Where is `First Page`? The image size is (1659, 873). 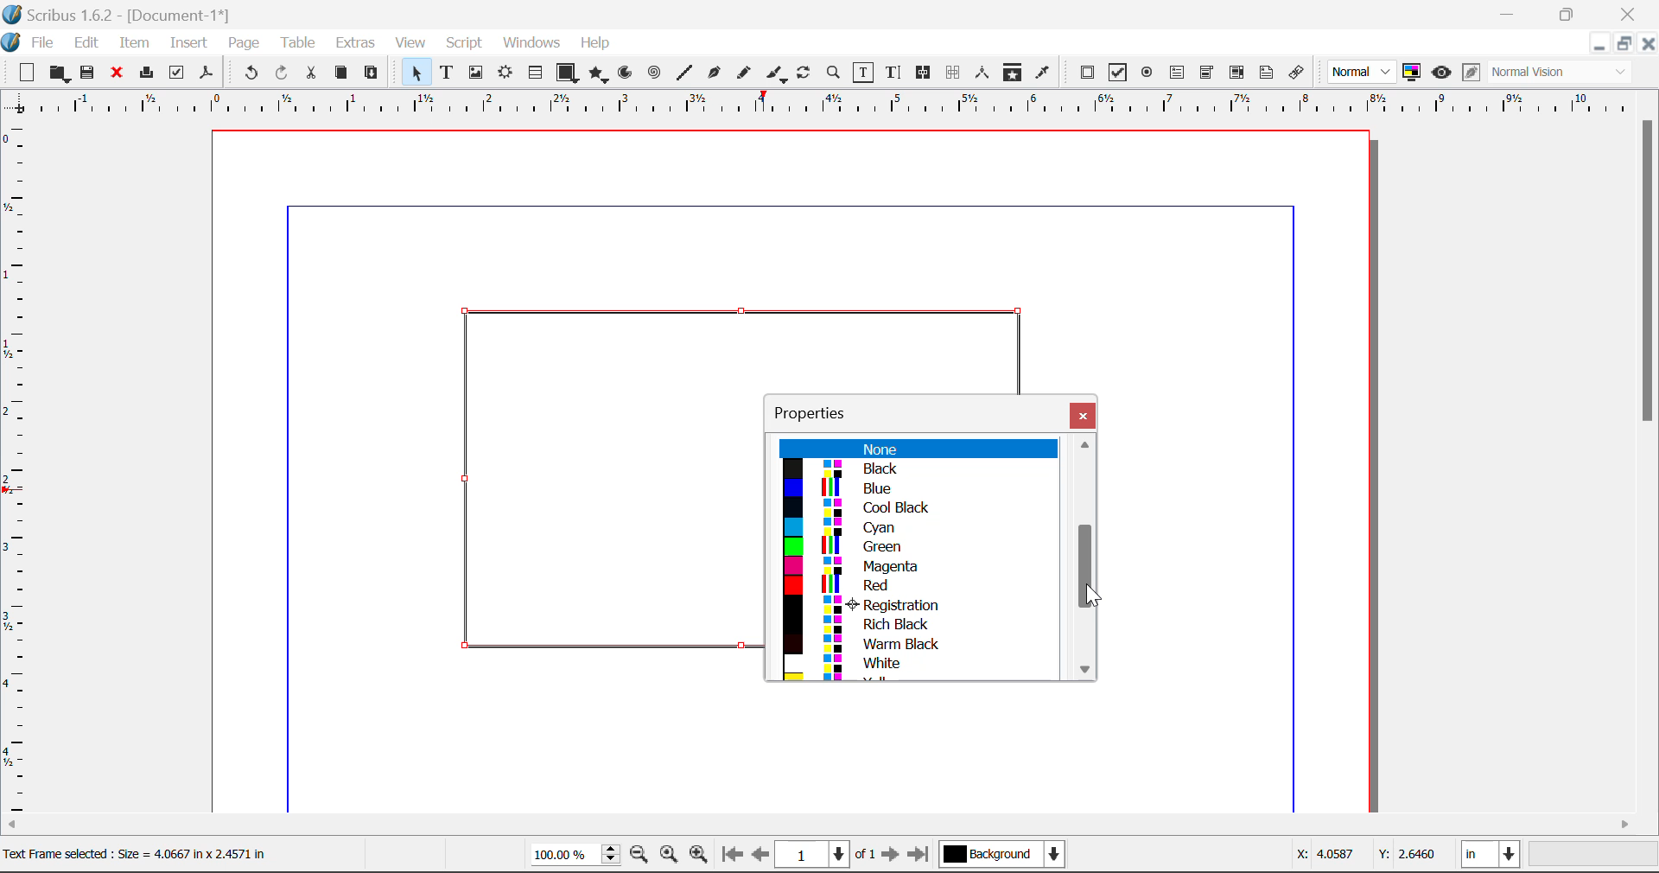
First Page is located at coordinates (732, 857).